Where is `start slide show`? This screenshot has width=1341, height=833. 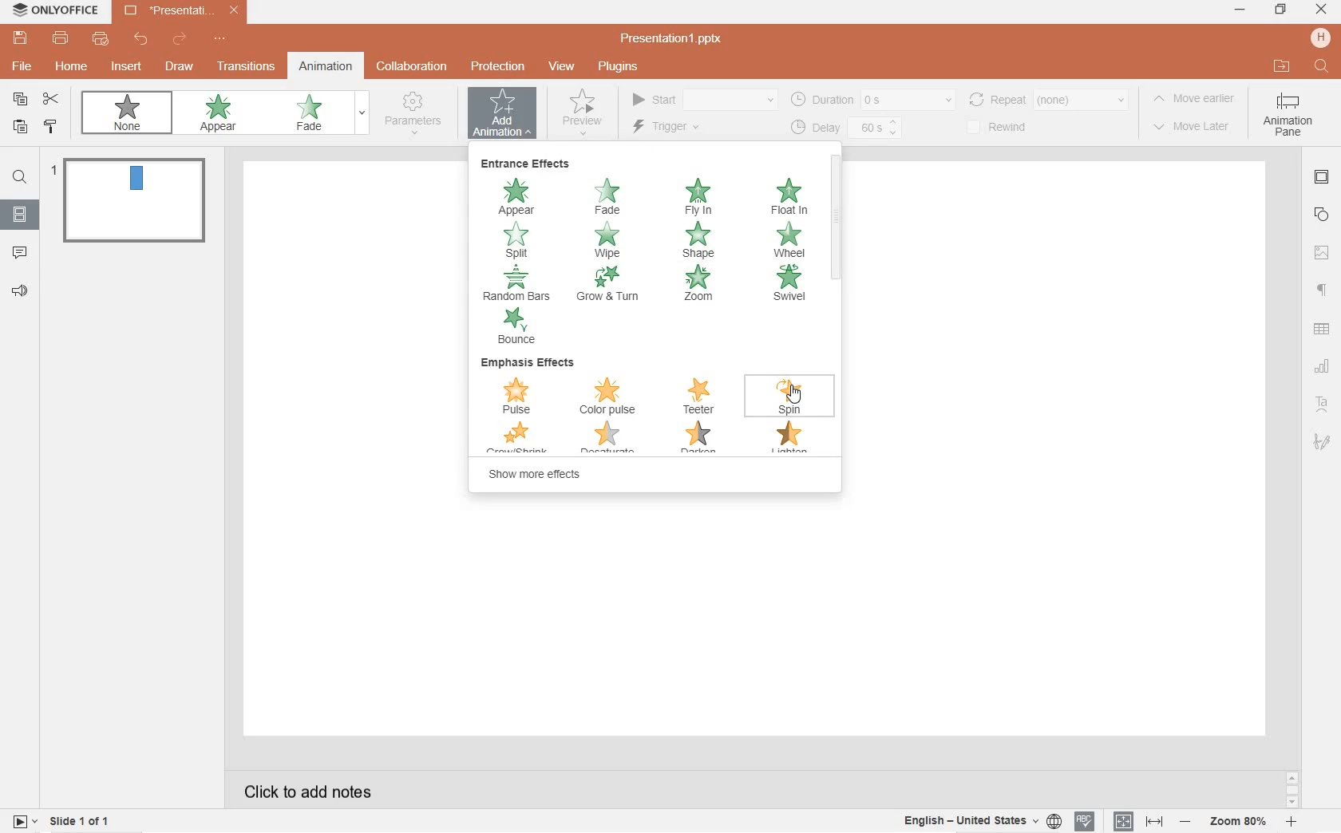 start slide show is located at coordinates (25, 820).